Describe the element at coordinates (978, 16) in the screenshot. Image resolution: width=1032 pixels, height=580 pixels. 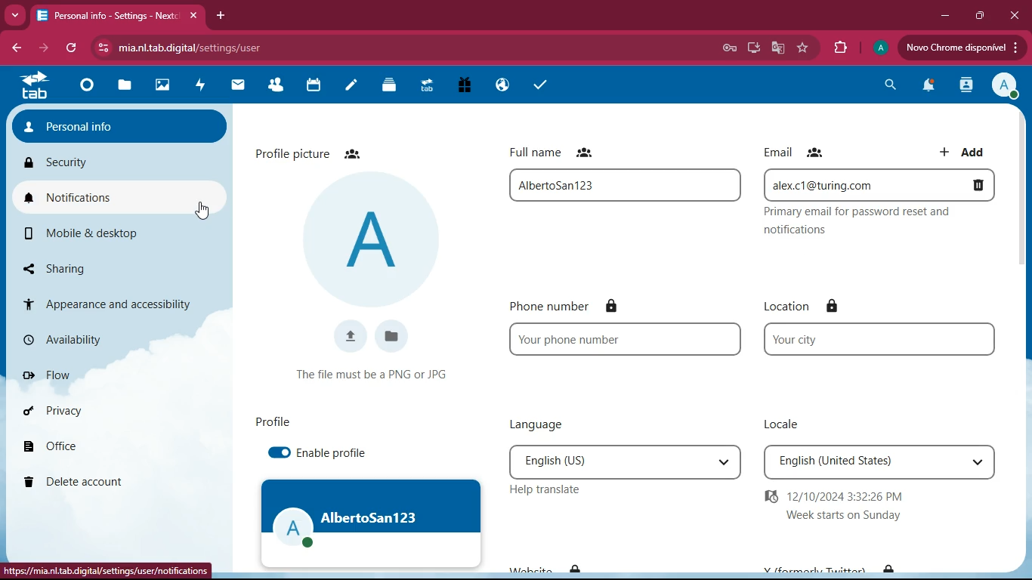
I see `maximize` at that location.